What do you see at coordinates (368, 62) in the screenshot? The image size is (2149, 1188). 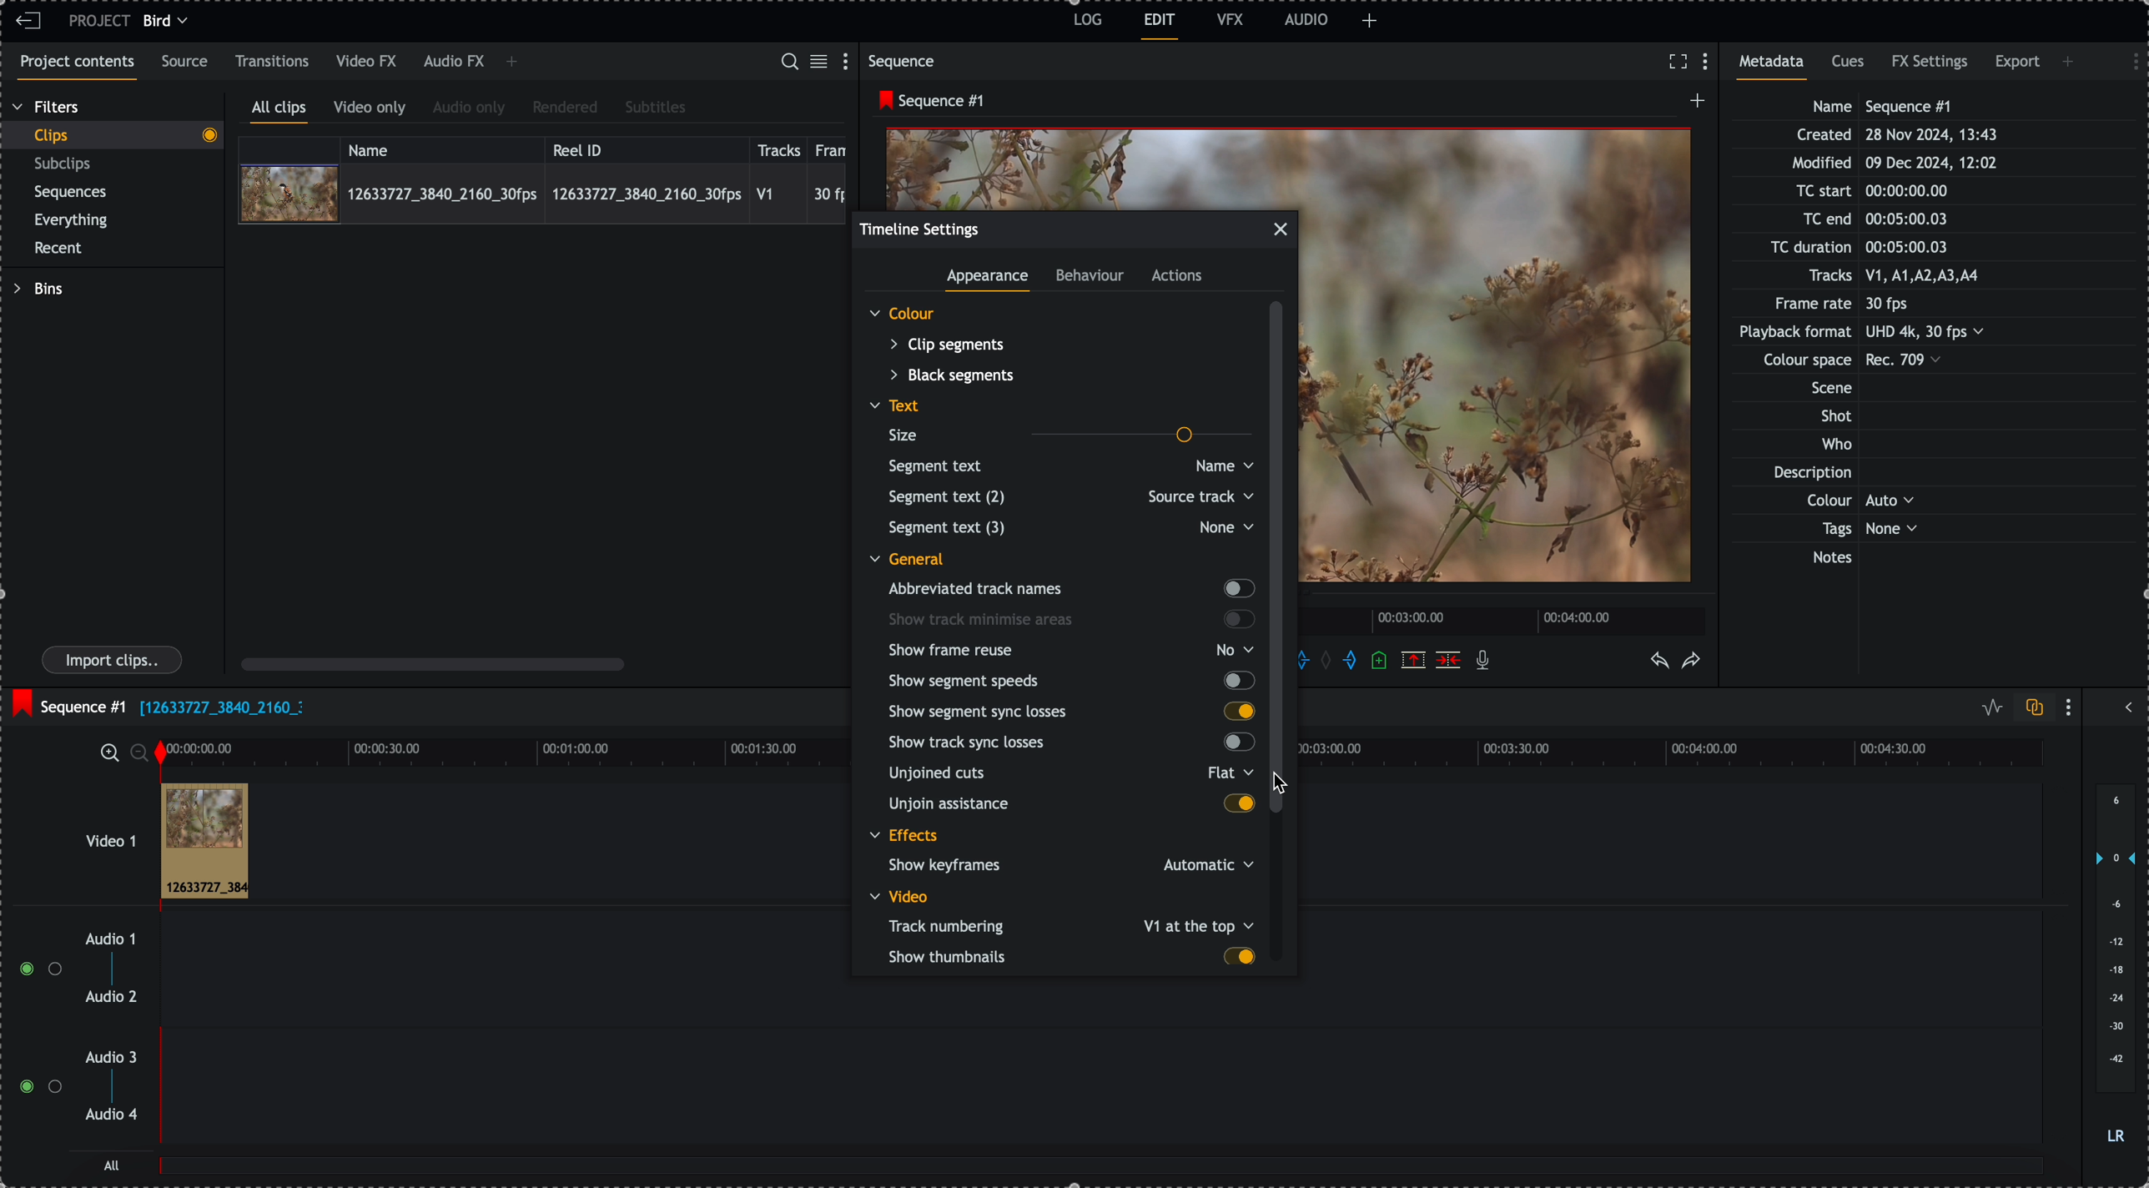 I see `video FX` at bounding box center [368, 62].